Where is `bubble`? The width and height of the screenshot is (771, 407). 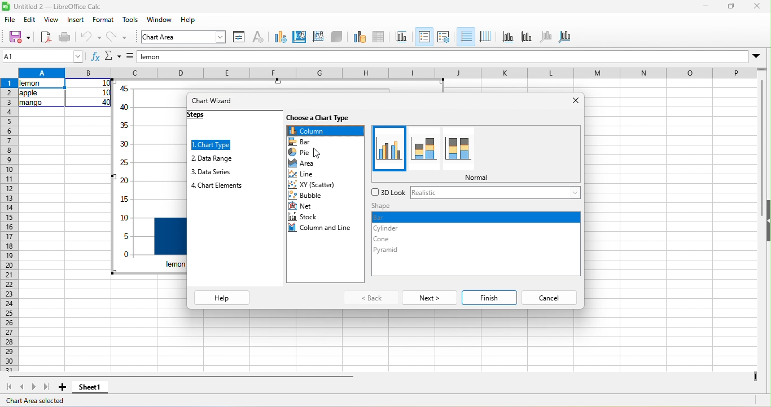 bubble is located at coordinates (313, 195).